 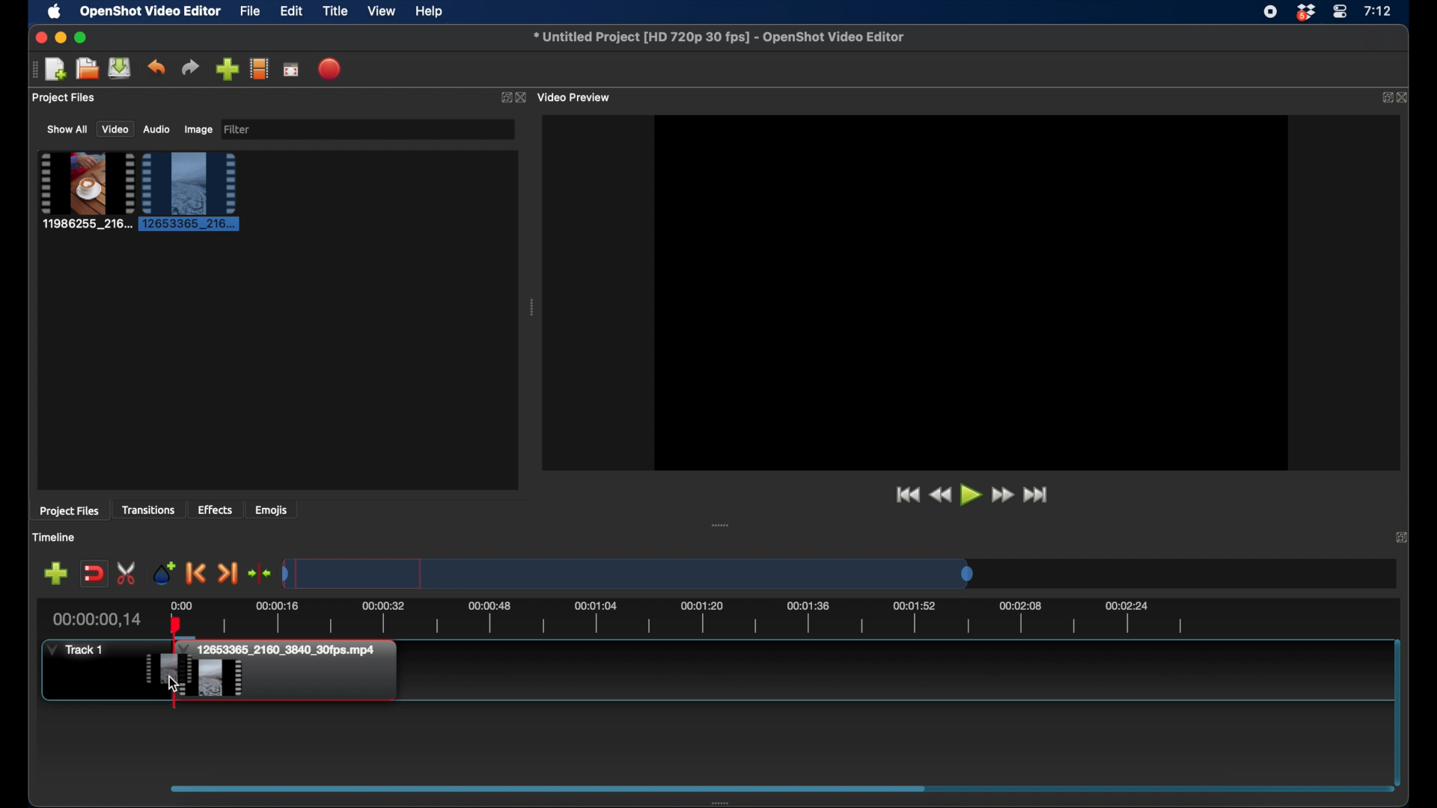 I want to click on new project, so click(x=55, y=70).